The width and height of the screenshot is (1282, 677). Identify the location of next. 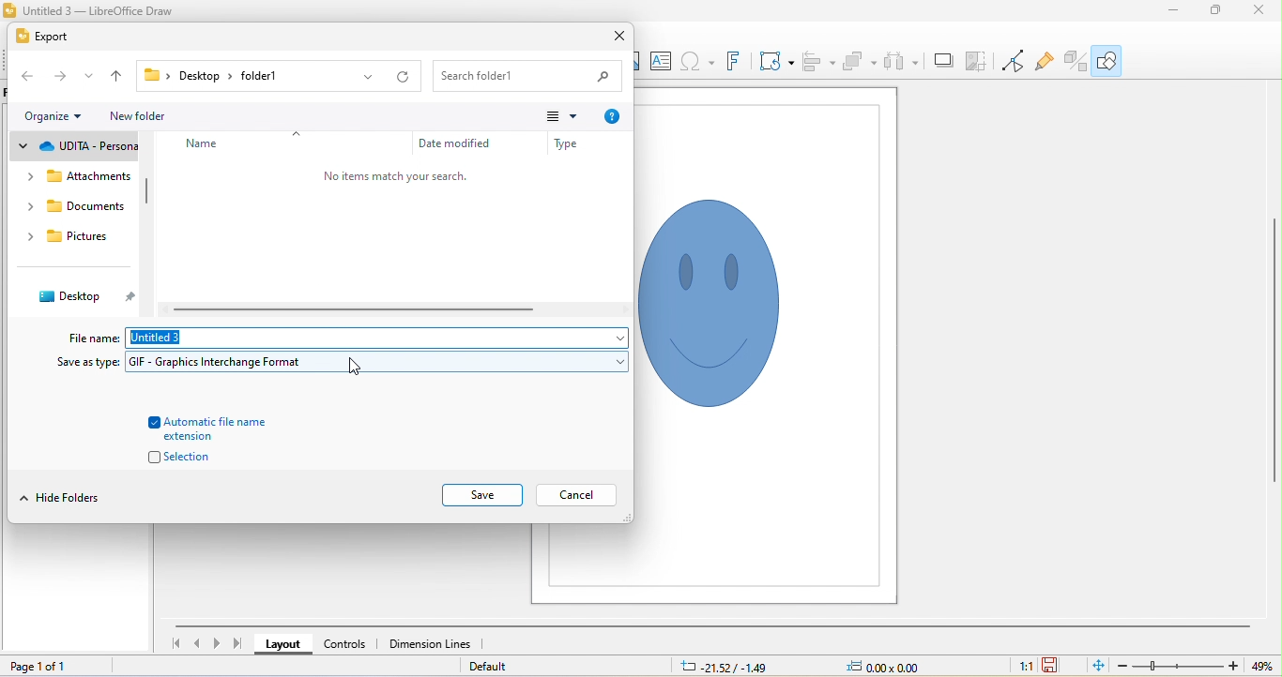
(217, 644).